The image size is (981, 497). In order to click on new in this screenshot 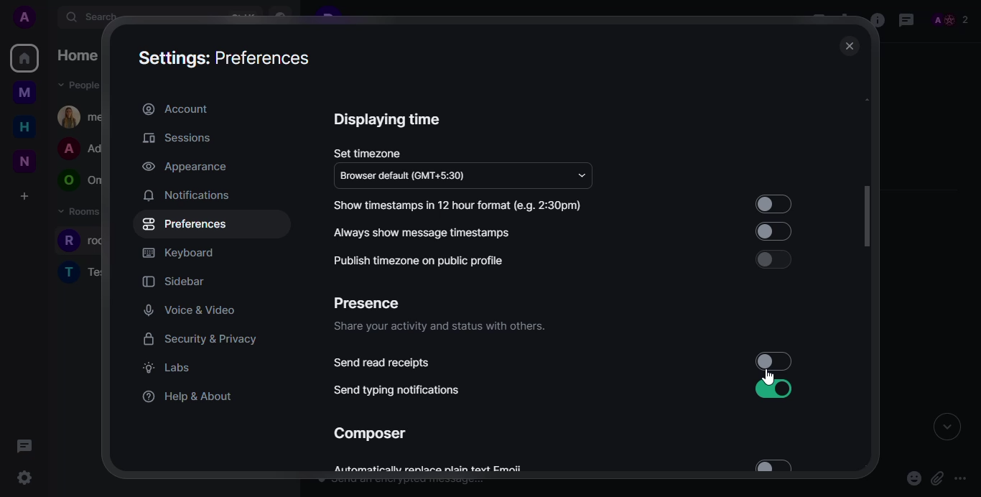, I will do `click(22, 159)`.